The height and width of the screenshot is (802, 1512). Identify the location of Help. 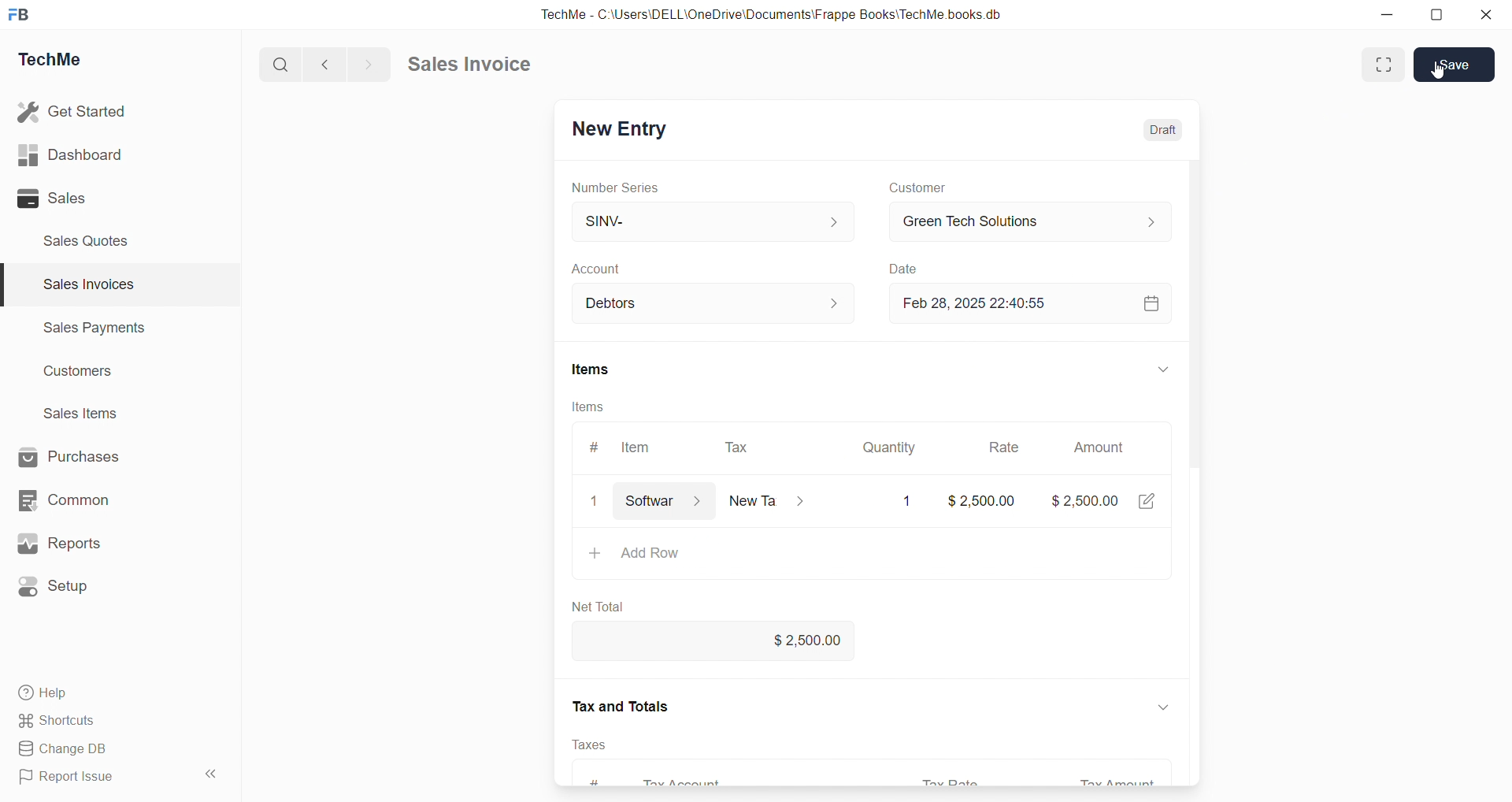
(46, 693).